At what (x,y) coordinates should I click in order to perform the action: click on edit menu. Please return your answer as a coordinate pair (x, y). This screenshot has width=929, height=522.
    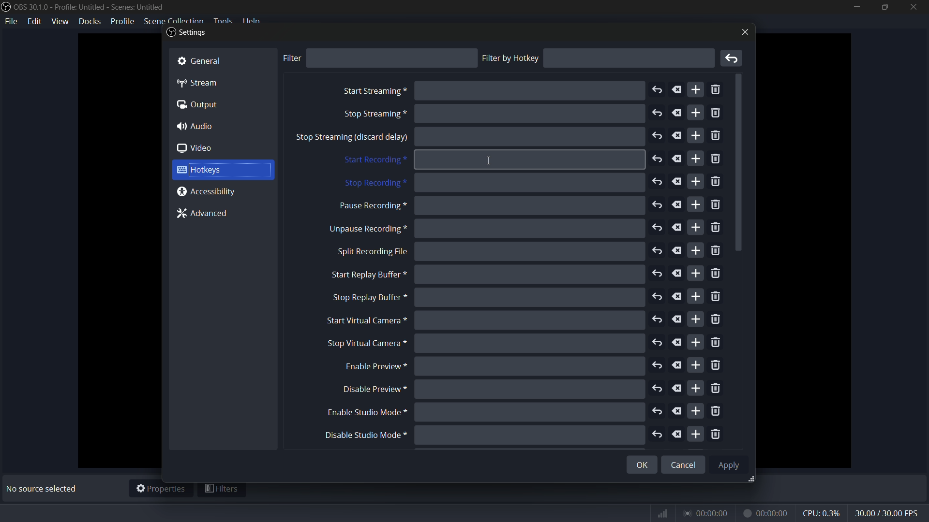
    Looking at the image, I should click on (36, 21).